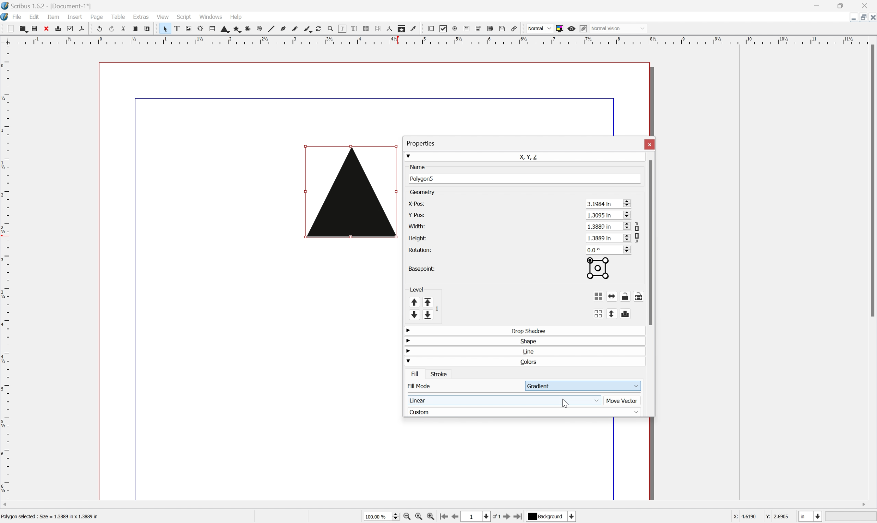 The height and width of the screenshot is (523, 877). Describe the element at coordinates (634, 226) in the screenshot. I see `Scroll` at that location.